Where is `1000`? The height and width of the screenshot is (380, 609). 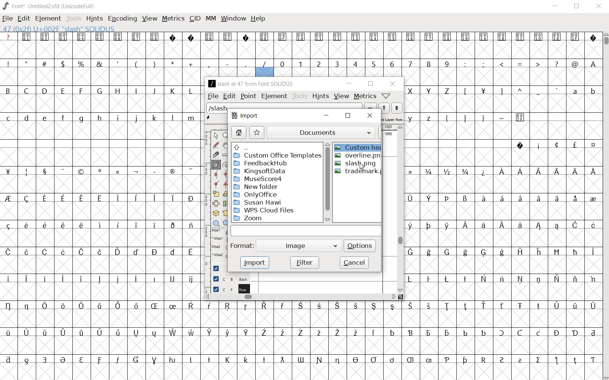
1000 is located at coordinates (389, 134).